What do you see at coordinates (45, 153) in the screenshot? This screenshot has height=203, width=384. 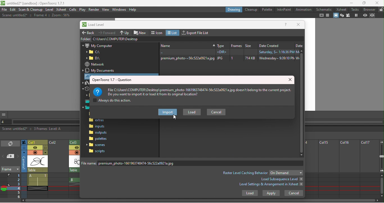 I see `Additional column setting` at bounding box center [45, 153].